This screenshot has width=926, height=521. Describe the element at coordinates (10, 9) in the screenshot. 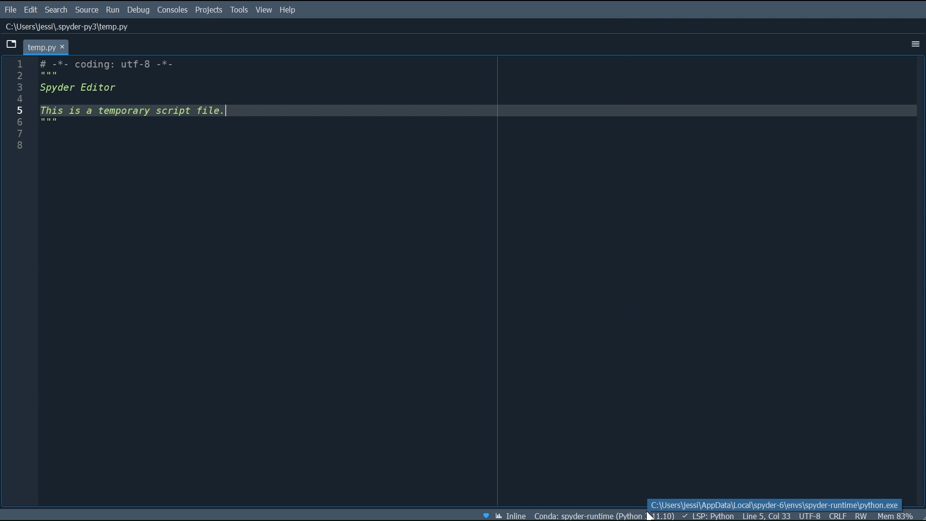

I see `File` at that location.